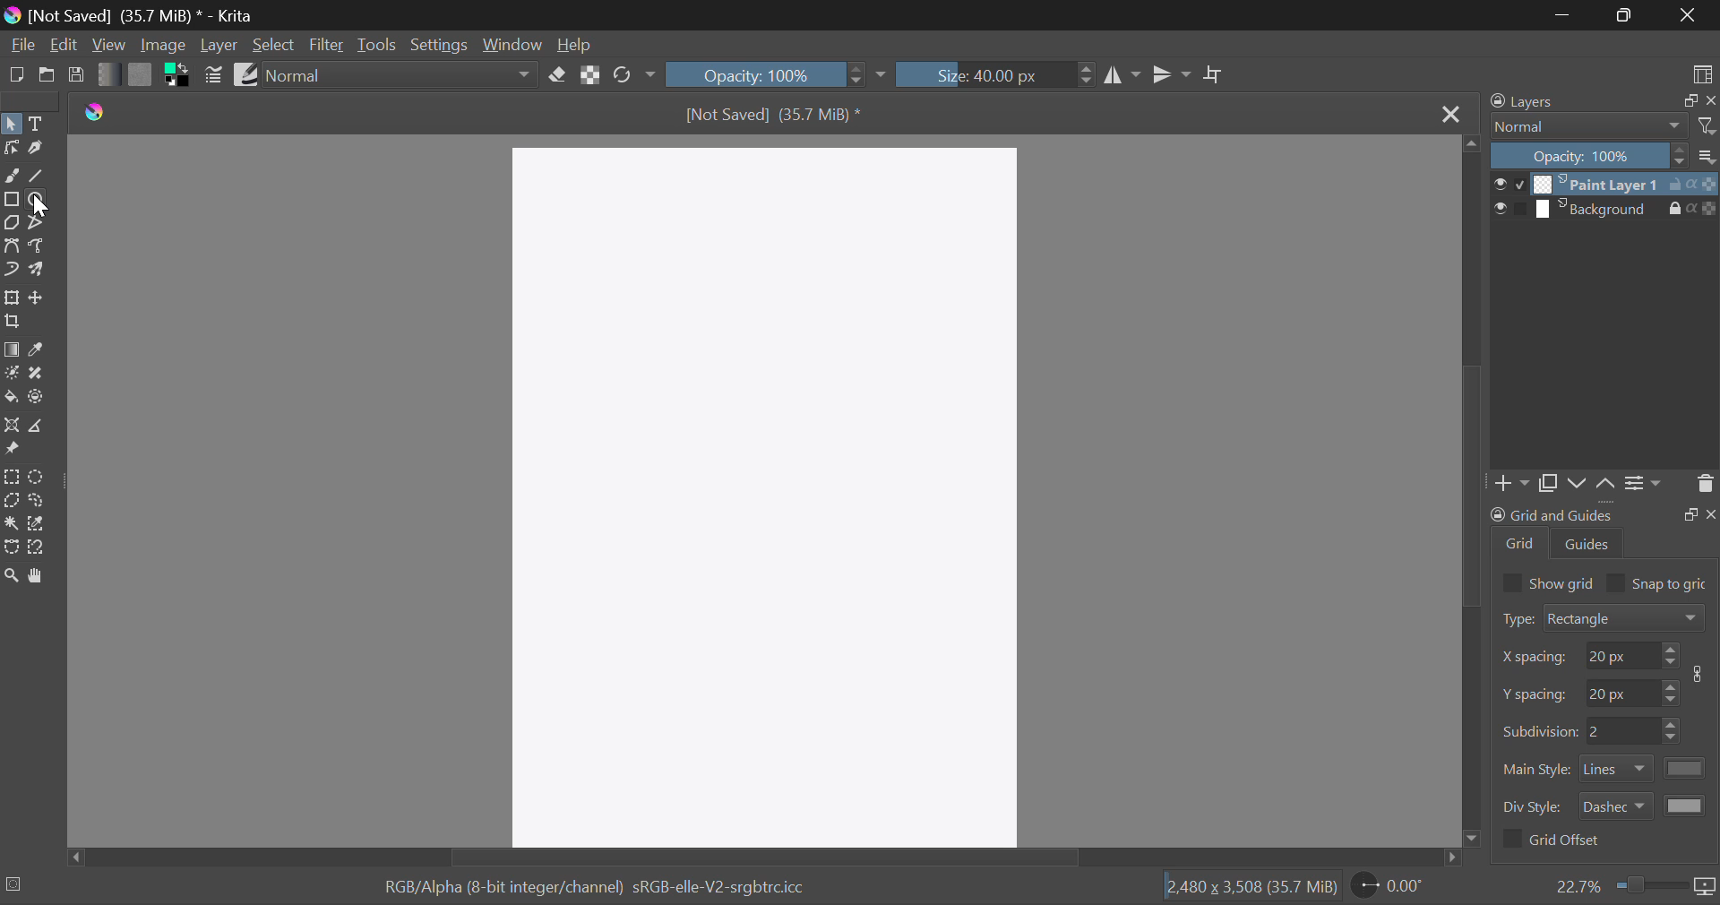 This screenshot has width=1720, height=905. What do you see at coordinates (756, 858) in the screenshot?
I see `Scroll Bar` at bounding box center [756, 858].